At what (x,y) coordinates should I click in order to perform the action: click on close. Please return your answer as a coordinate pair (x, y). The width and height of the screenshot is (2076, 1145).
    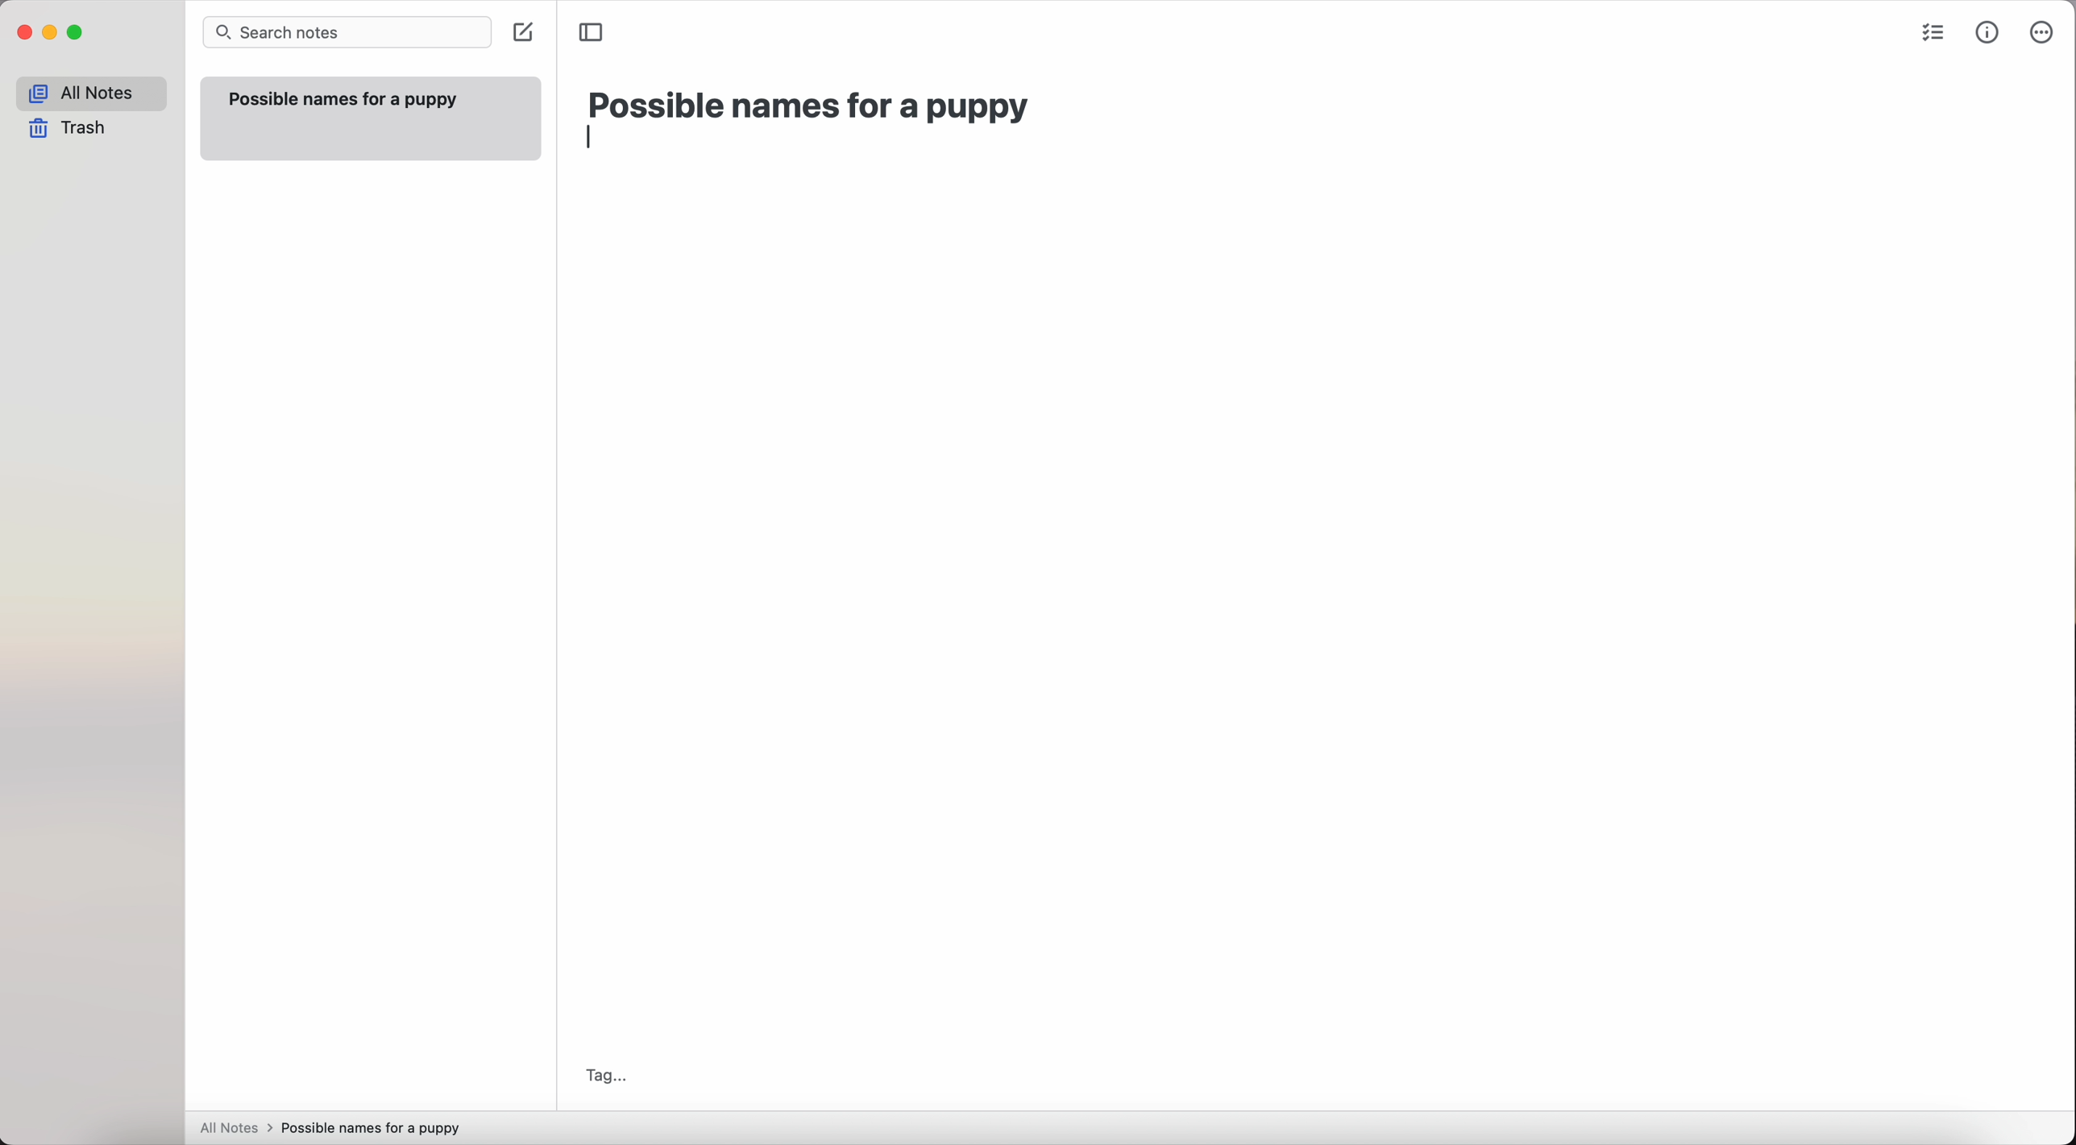
    Looking at the image, I should click on (23, 35).